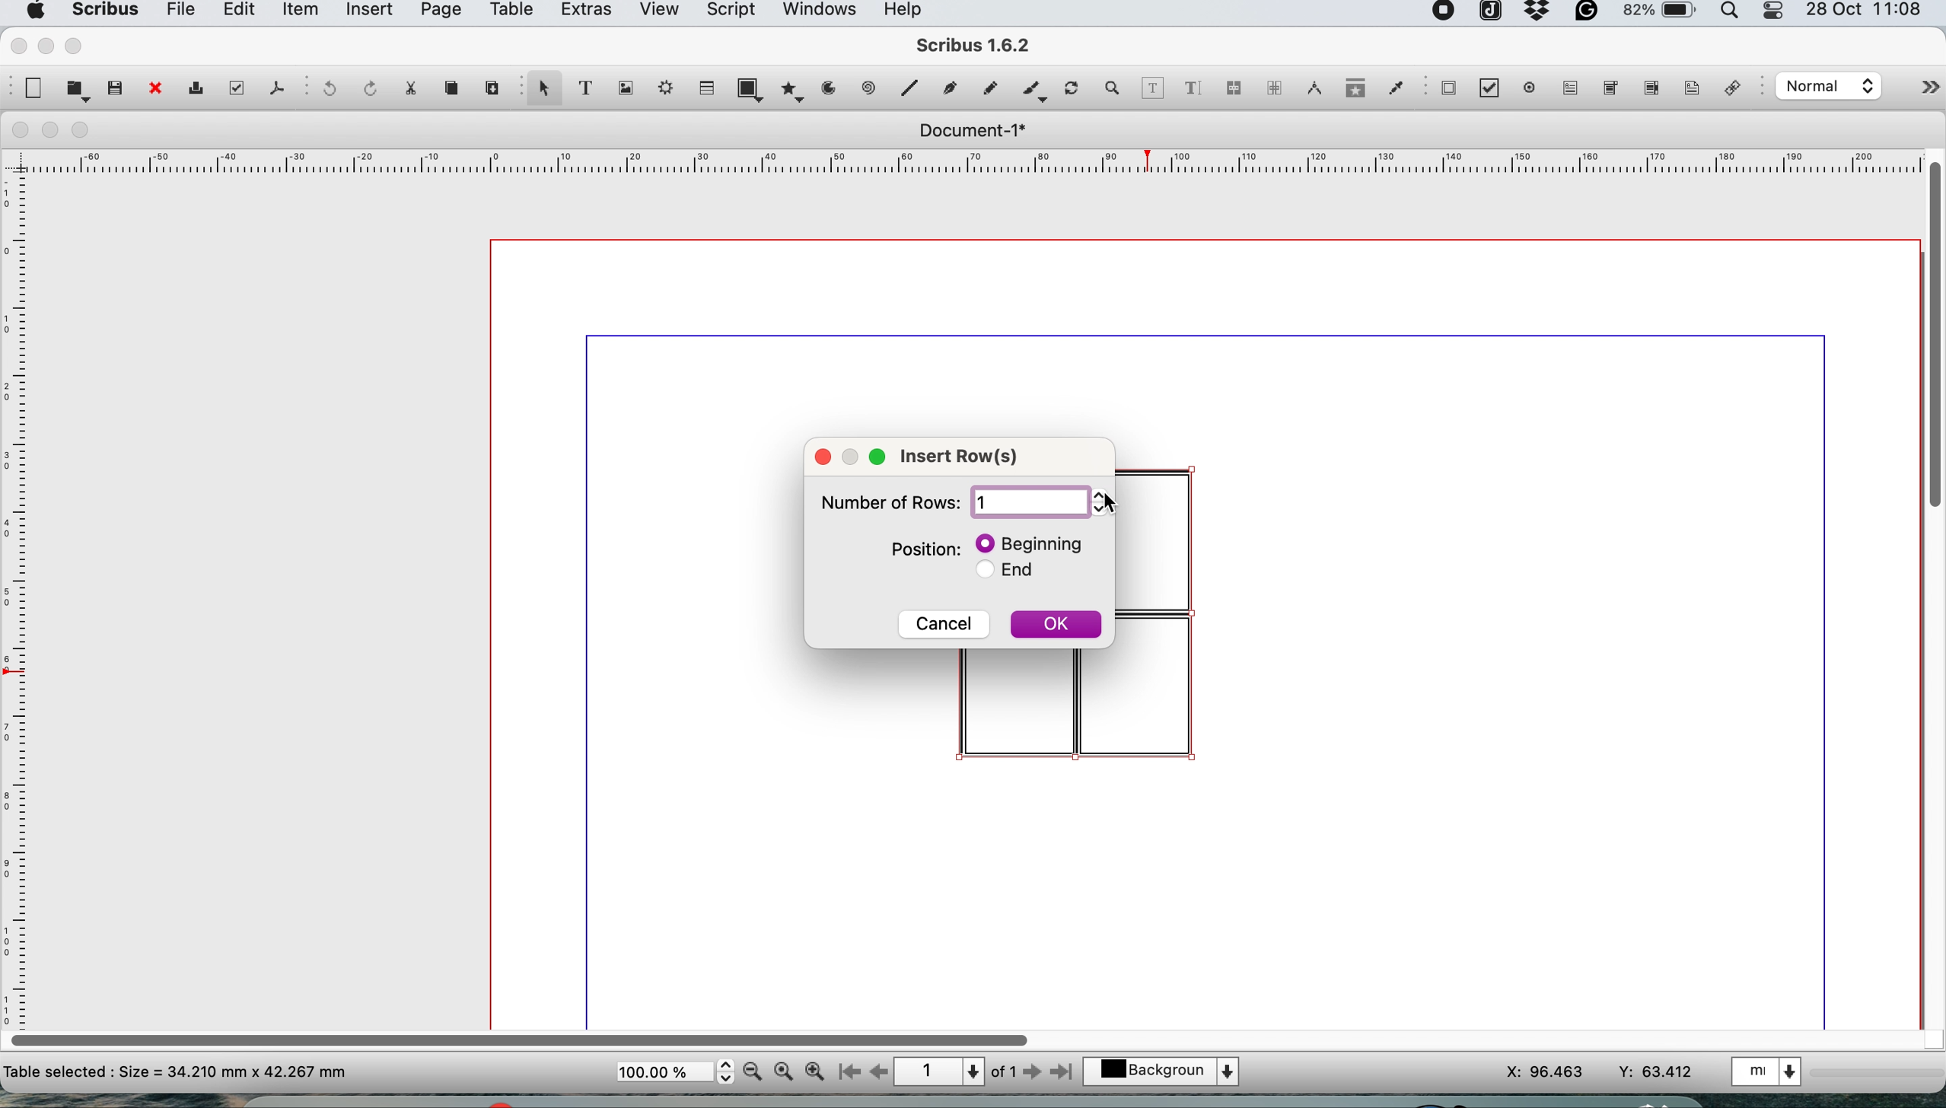  Describe the element at coordinates (1689, 88) in the screenshot. I see `text annotation` at that location.